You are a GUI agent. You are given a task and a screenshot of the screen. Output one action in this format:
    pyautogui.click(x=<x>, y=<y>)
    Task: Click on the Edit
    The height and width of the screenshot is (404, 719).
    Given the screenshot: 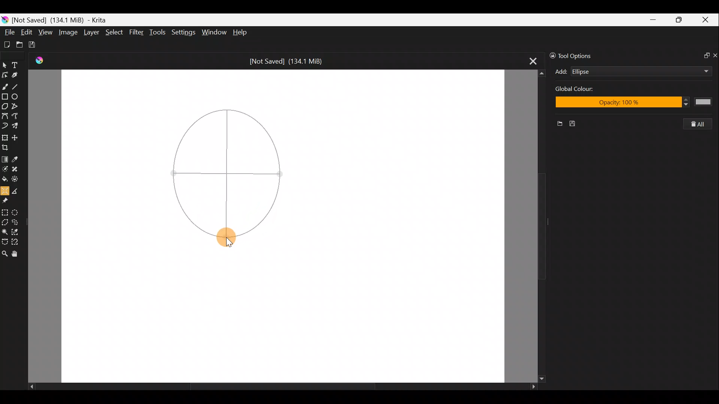 What is the action you would take?
    pyautogui.click(x=27, y=32)
    